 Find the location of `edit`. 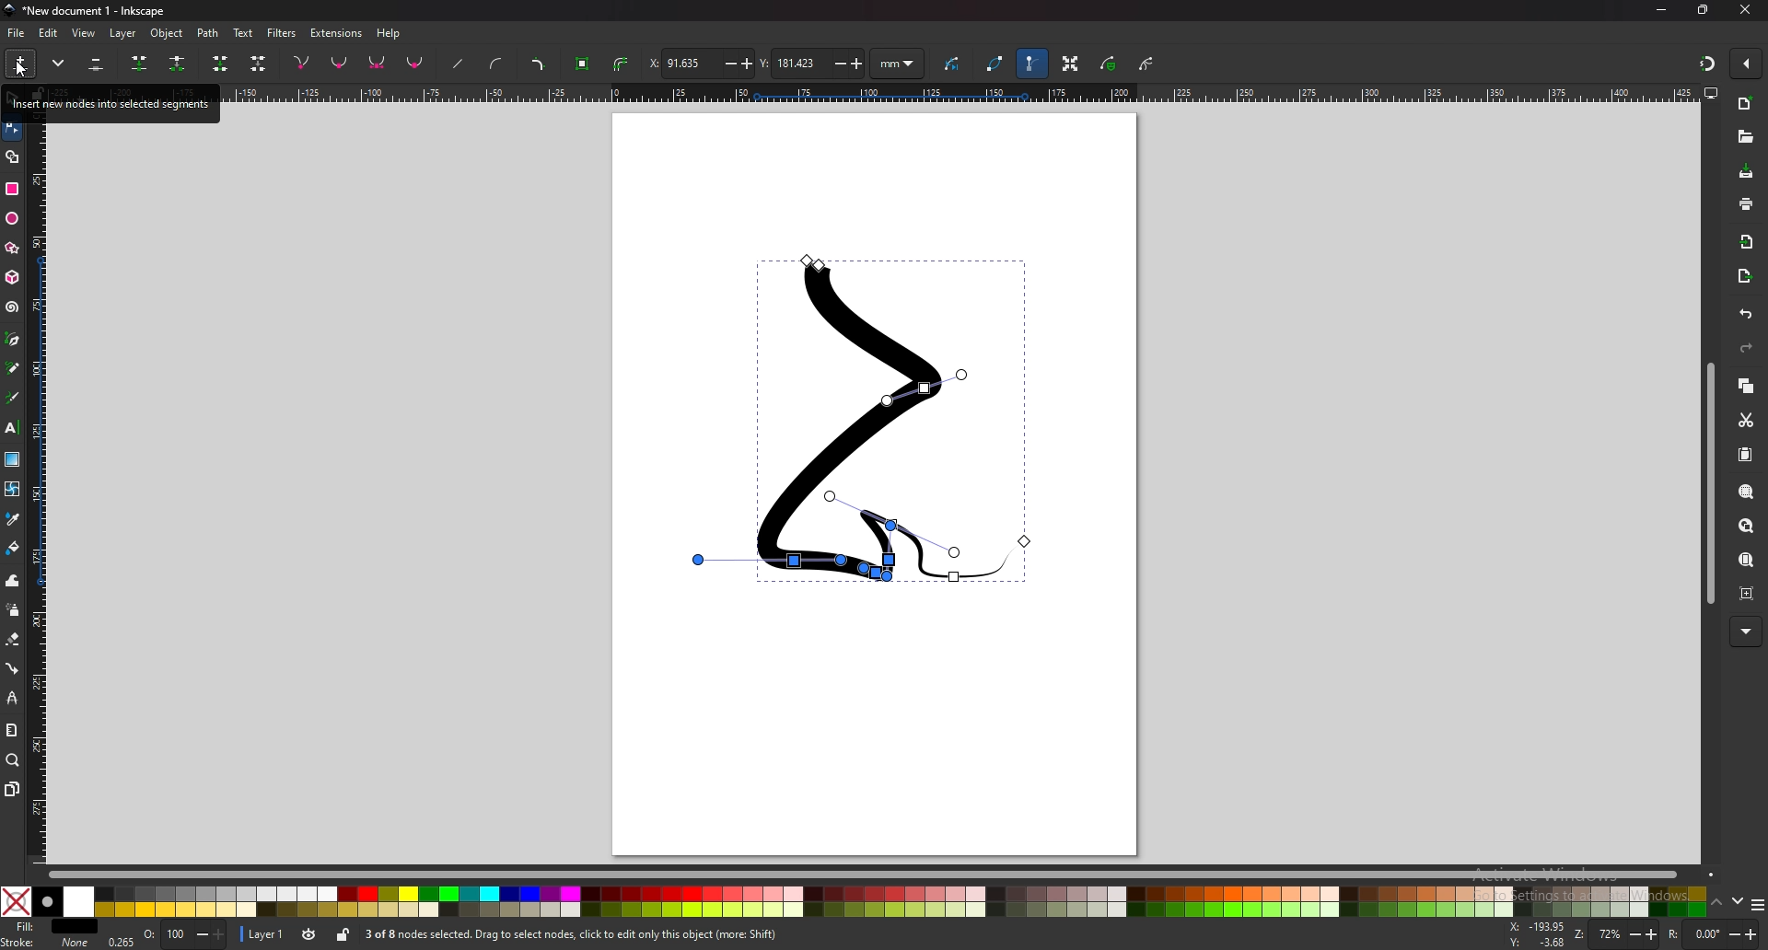

edit is located at coordinates (51, 32).